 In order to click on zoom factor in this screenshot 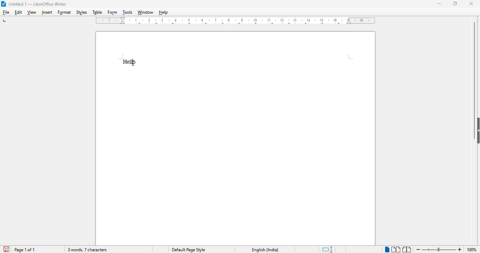, I will do `click(472, 249)`.